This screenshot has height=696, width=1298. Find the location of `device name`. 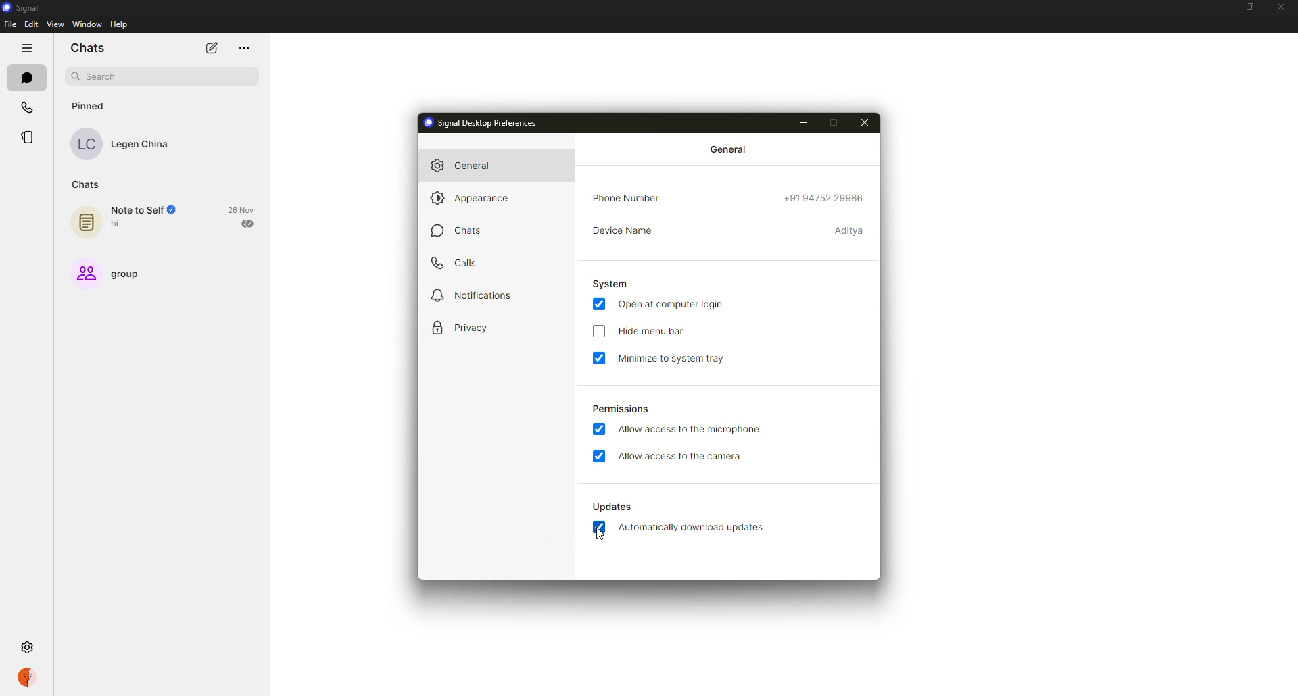

device name is located at coordinates (850, 230).